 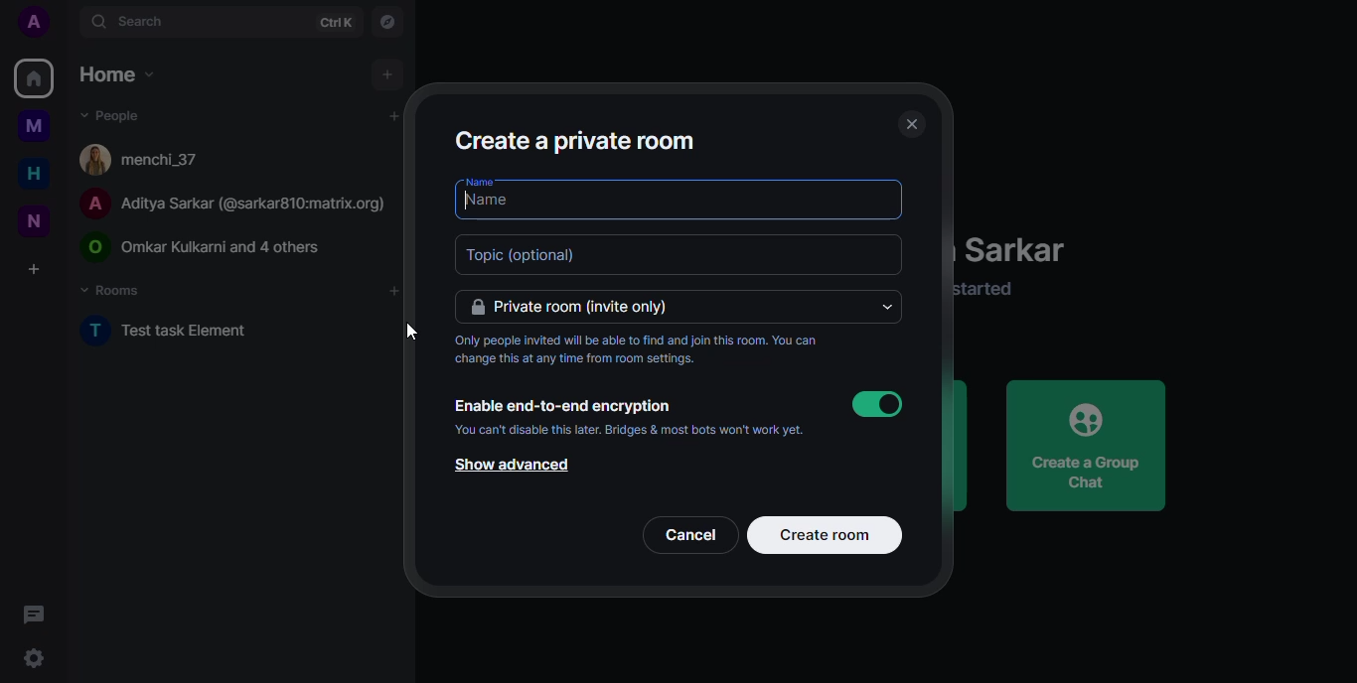 I want to click on name, so click(x=497, y=201).